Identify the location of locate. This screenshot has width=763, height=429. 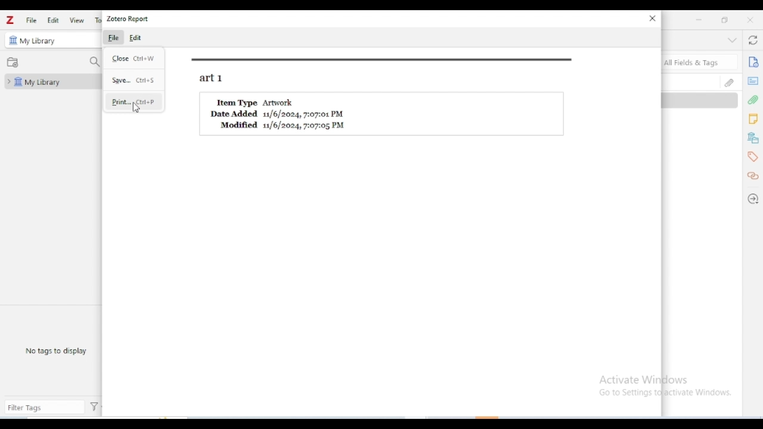
(752, 200).